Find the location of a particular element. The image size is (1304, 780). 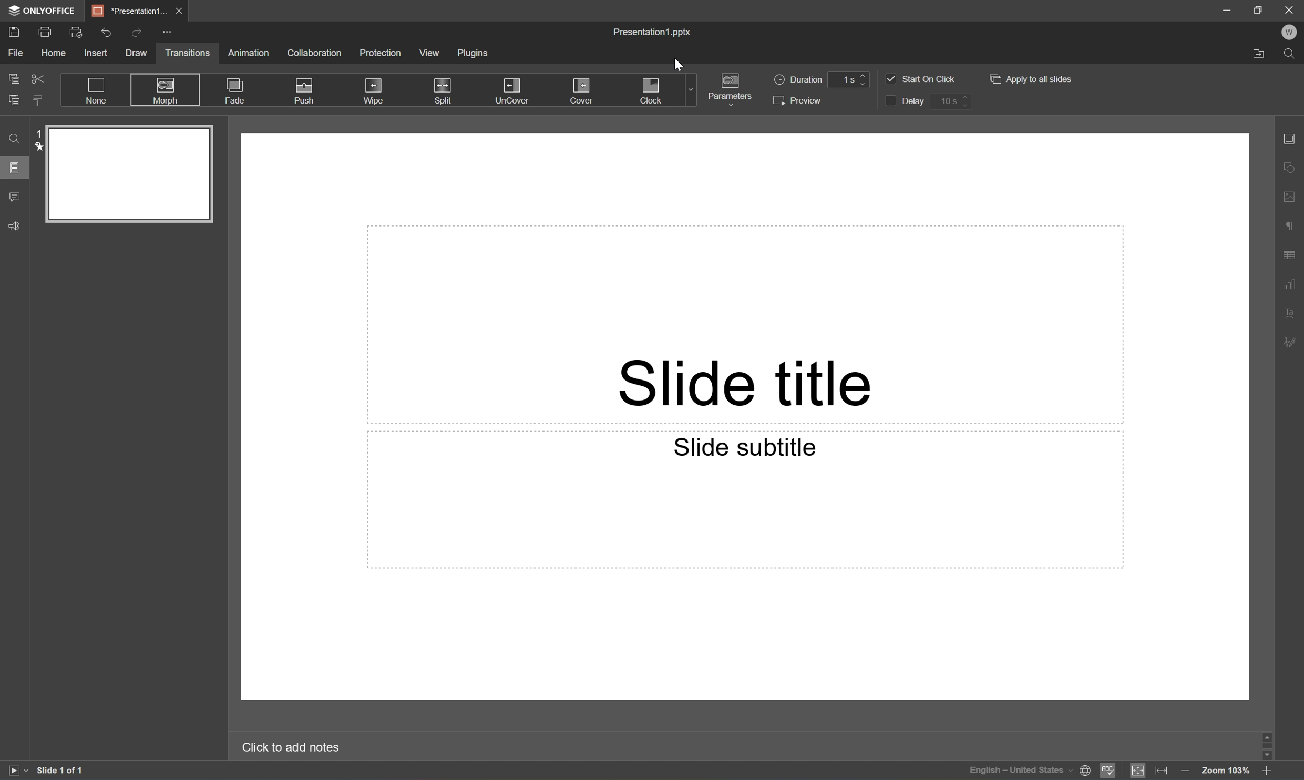

Cover is located at coordinates (580, 91).